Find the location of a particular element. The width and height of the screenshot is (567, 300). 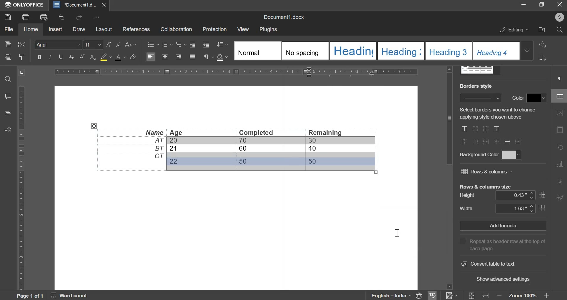

data is located at coordinates (234, 148).